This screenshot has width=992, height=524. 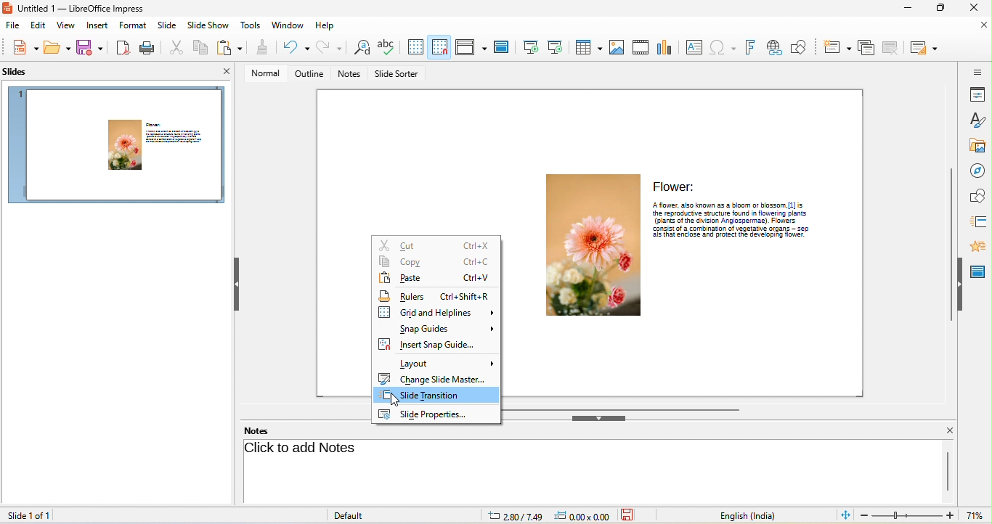 What do you see at coordinates (724, 46) in the screenshot?
I see `special character` at bounding box center [724, 46].